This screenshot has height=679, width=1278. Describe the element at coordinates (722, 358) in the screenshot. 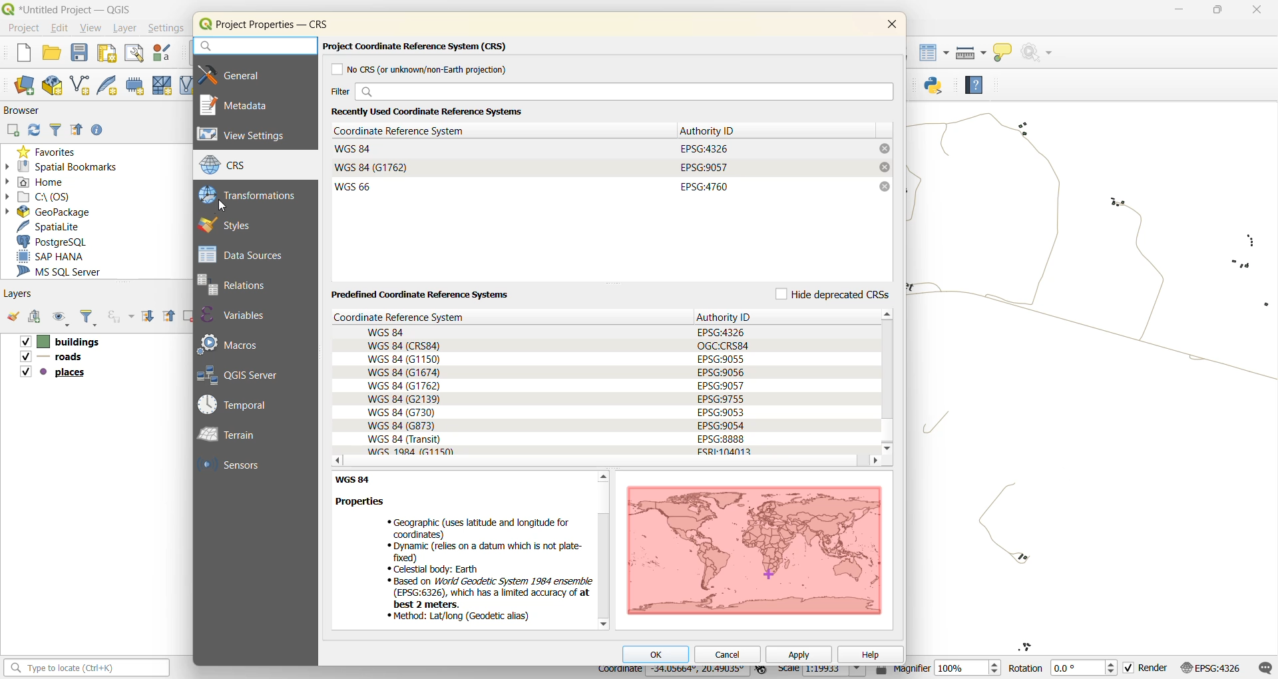

I see `EPSG:9055` at that location.